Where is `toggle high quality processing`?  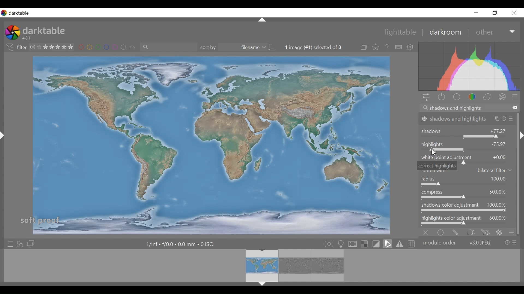 toggle high quality processing is located at coordinates (353, 244).